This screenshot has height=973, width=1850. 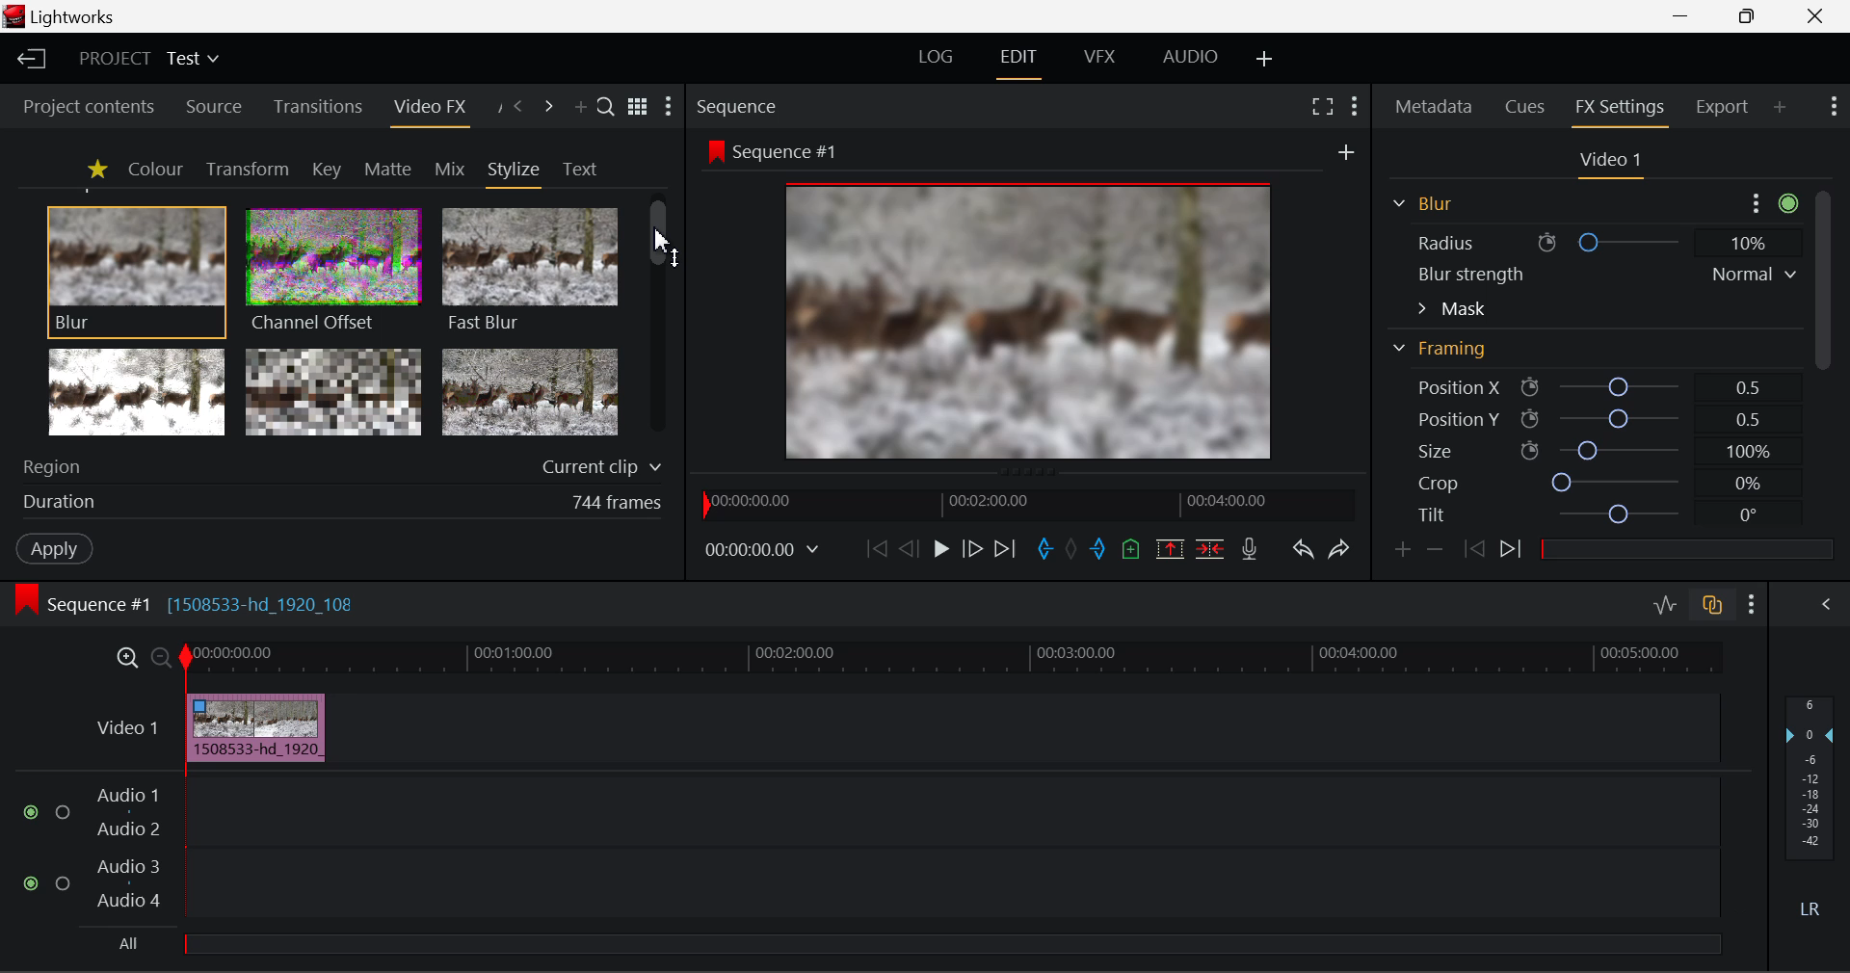 I want to click on Play, so click(x=938, y=549).